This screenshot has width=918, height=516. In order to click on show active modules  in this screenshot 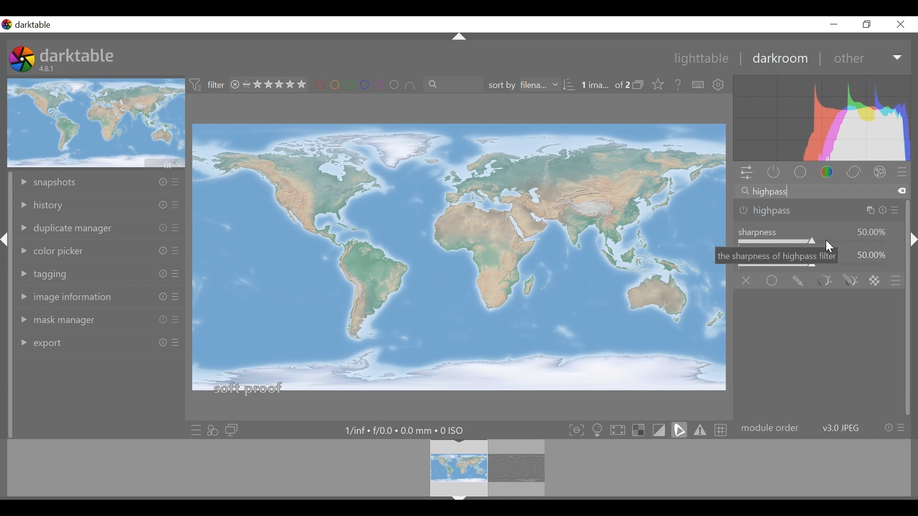, I will do `click(773, 173)`.